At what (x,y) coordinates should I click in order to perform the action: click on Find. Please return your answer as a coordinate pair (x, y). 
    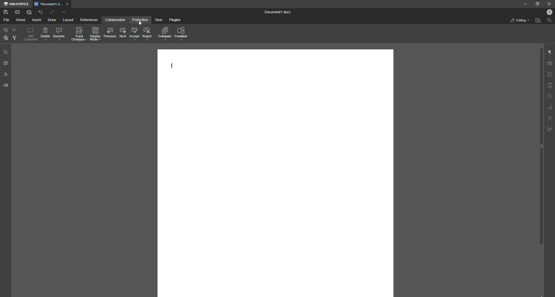
    Looking at the image, I should click on (5, 52).